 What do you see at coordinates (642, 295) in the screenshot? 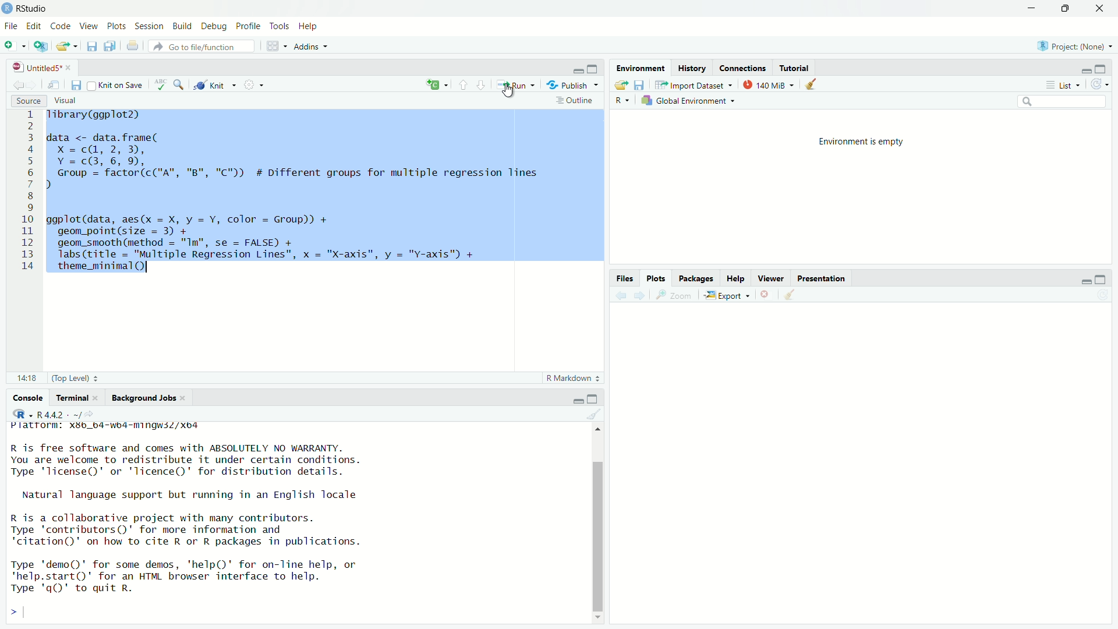
I see `forward` at bounding box center [642, 295].